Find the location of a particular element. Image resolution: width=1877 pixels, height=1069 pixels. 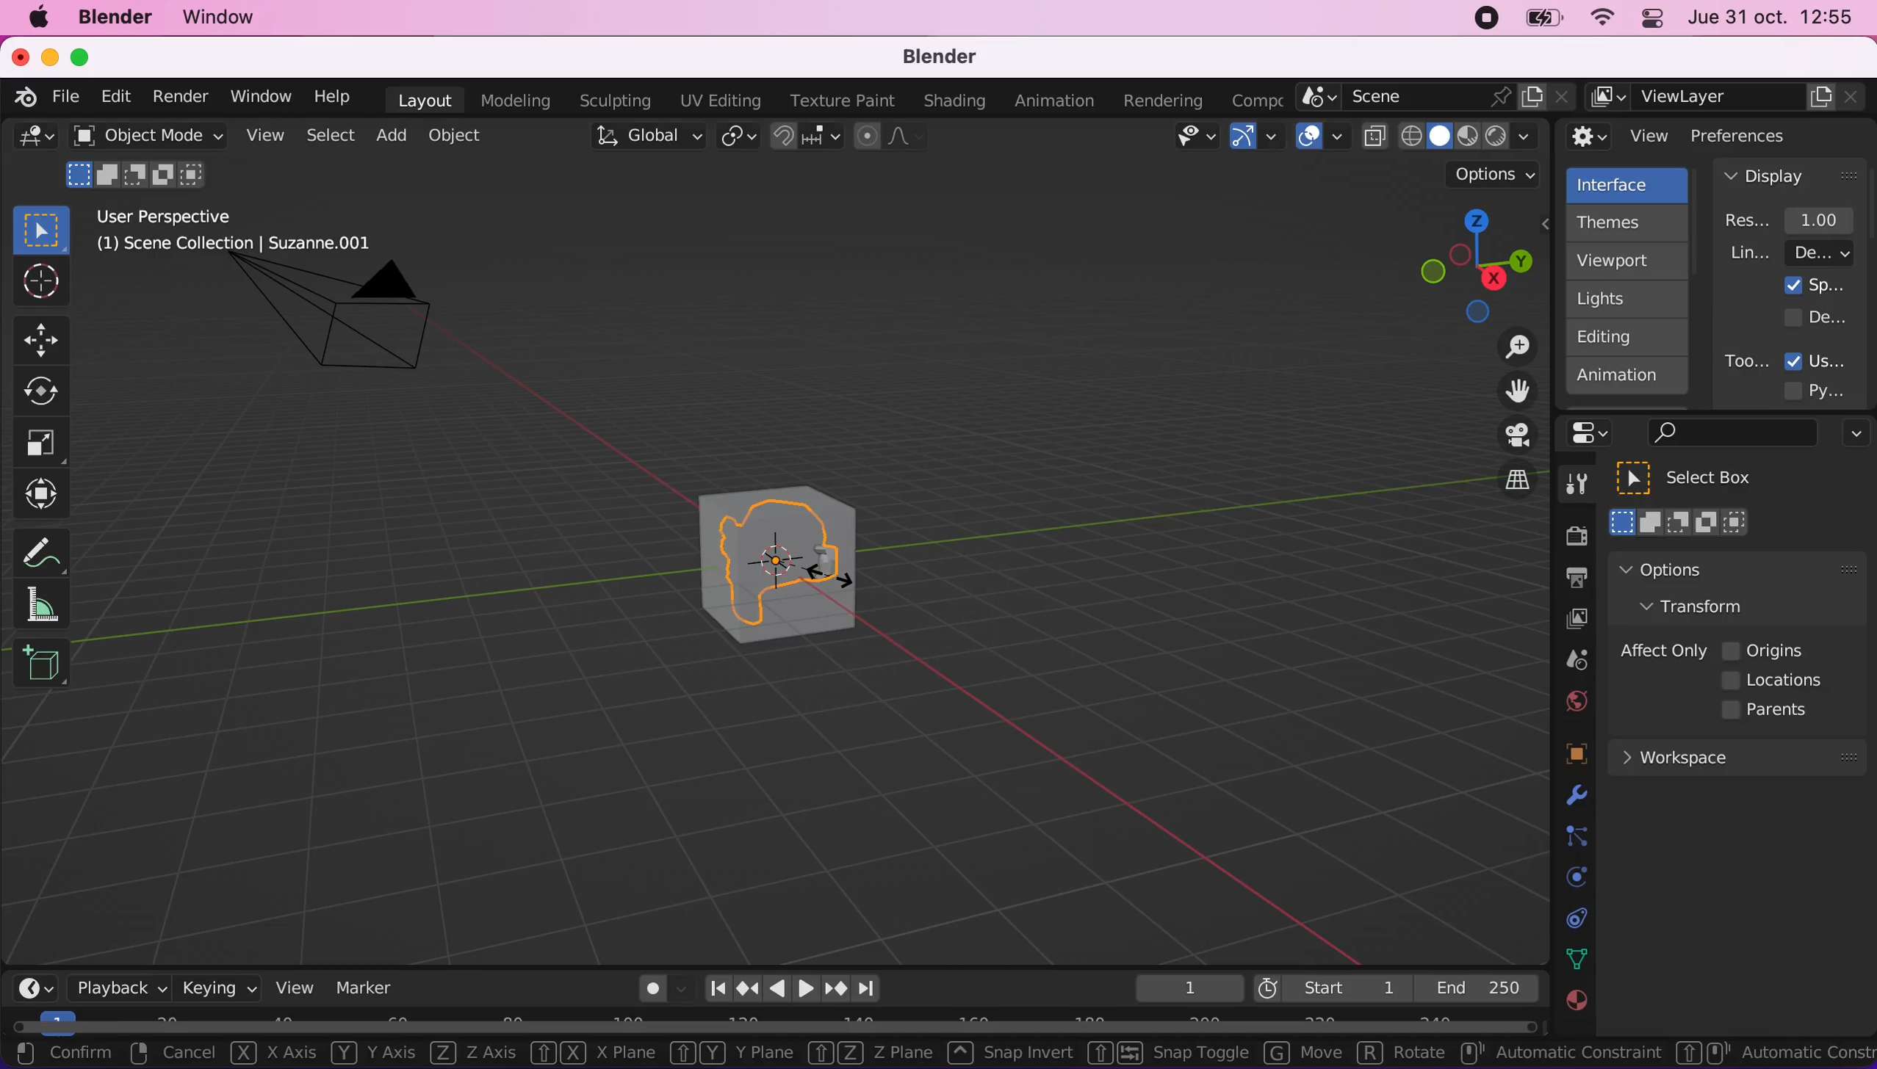

world is located at coordinates (1572, 699).